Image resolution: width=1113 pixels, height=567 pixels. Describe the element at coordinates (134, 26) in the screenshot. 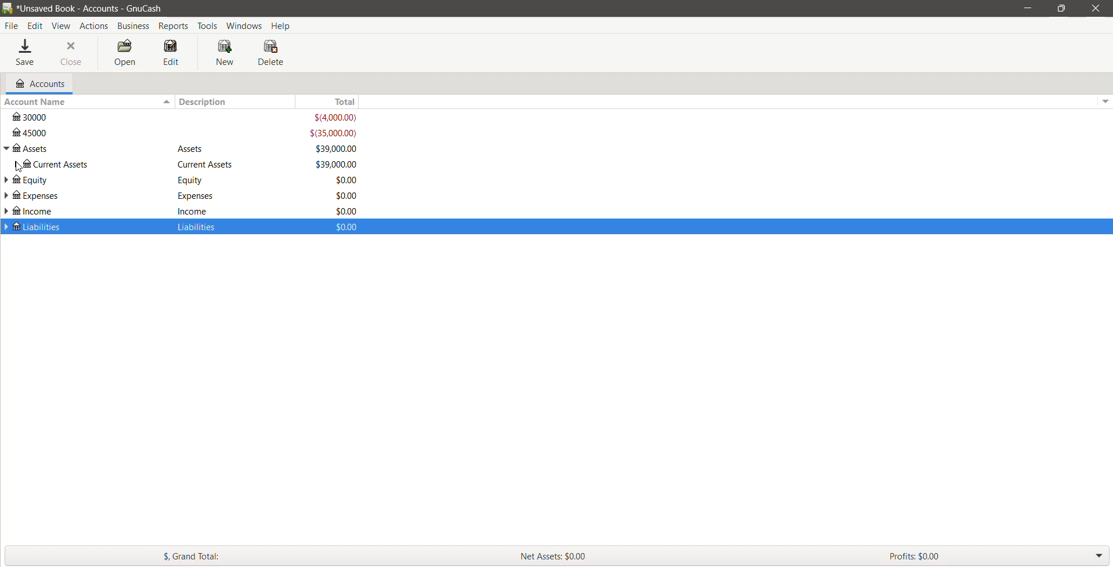

I see `Business` at that location.